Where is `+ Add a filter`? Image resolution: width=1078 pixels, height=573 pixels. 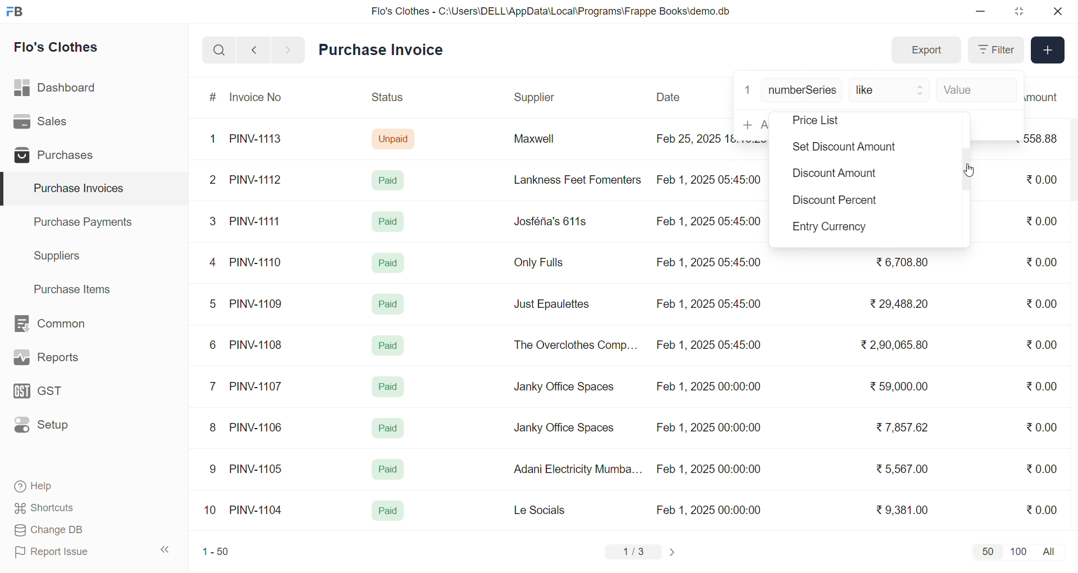
+ Add a filter is located at coordinates (752, 124).